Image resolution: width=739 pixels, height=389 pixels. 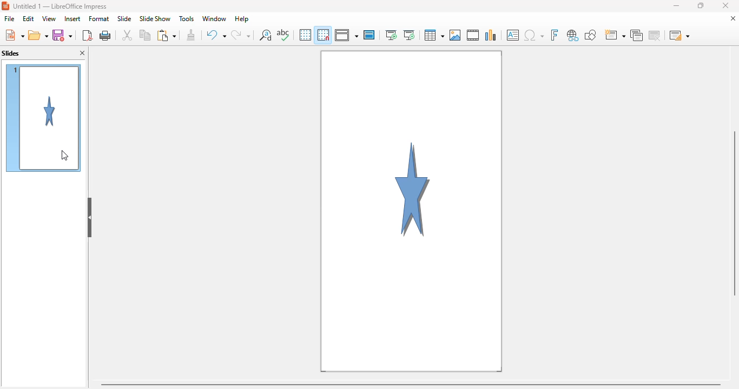 What do you see at coordinates (10, 18) in the screenshot?
I see `file` at bounding box center [10, 18].